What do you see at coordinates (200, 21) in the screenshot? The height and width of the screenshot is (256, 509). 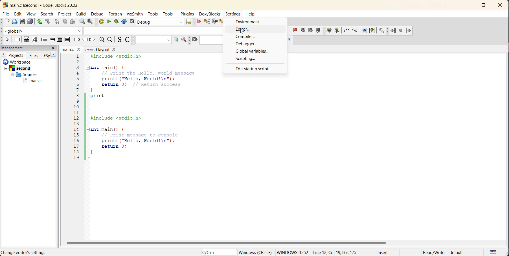 I see `debug` at bounding box center [200, 21].